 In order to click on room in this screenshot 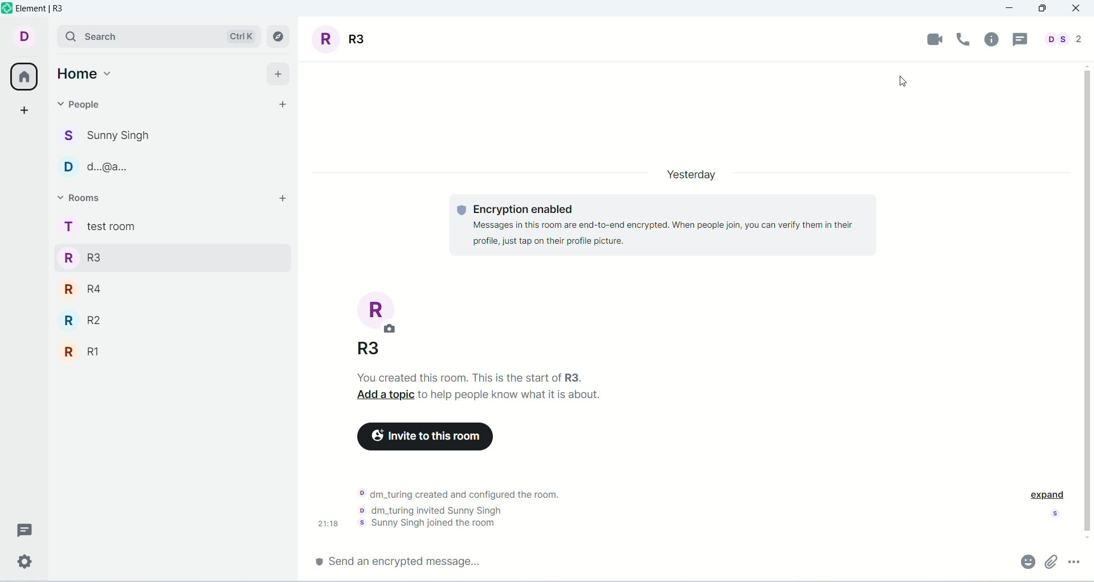, I will do `click(381, 310)`.